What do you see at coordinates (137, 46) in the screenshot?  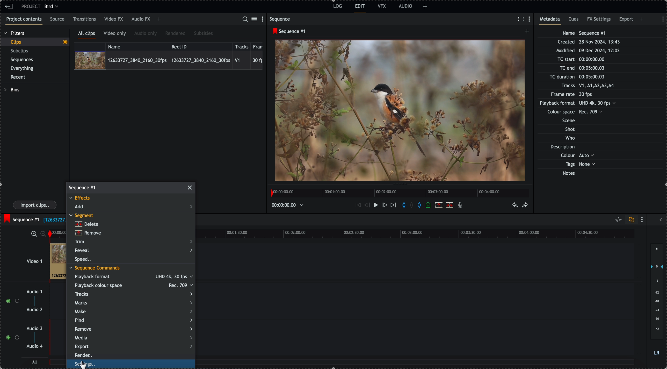 I see `name` at bounding box center [137, 46].